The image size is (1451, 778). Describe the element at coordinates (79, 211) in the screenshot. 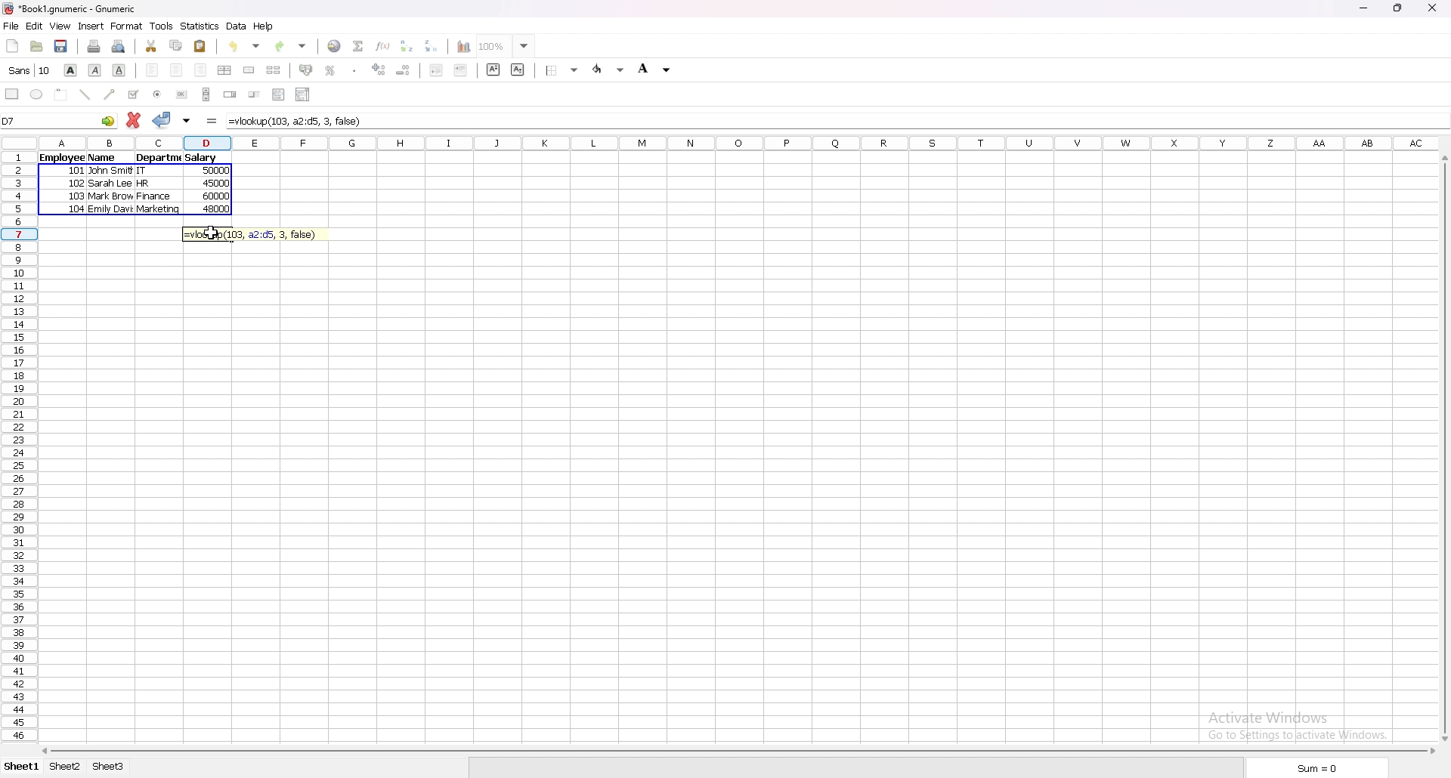

I see `104` at that location.